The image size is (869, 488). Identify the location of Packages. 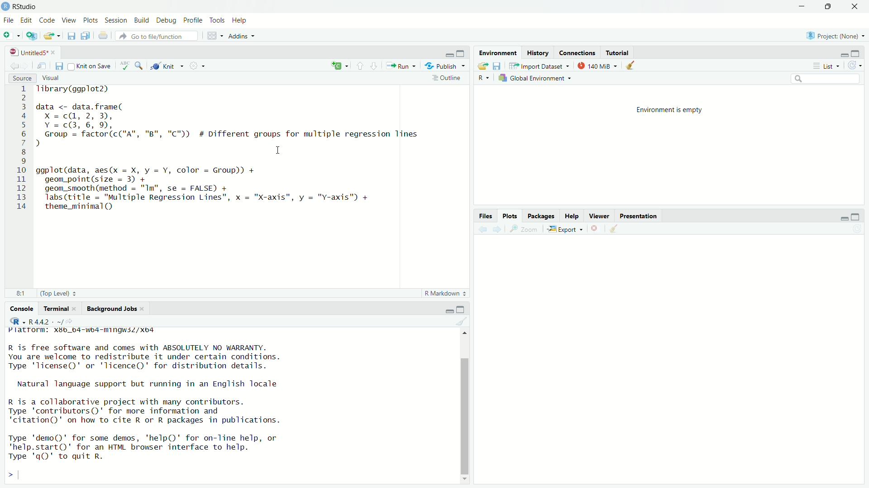
(542, 216).